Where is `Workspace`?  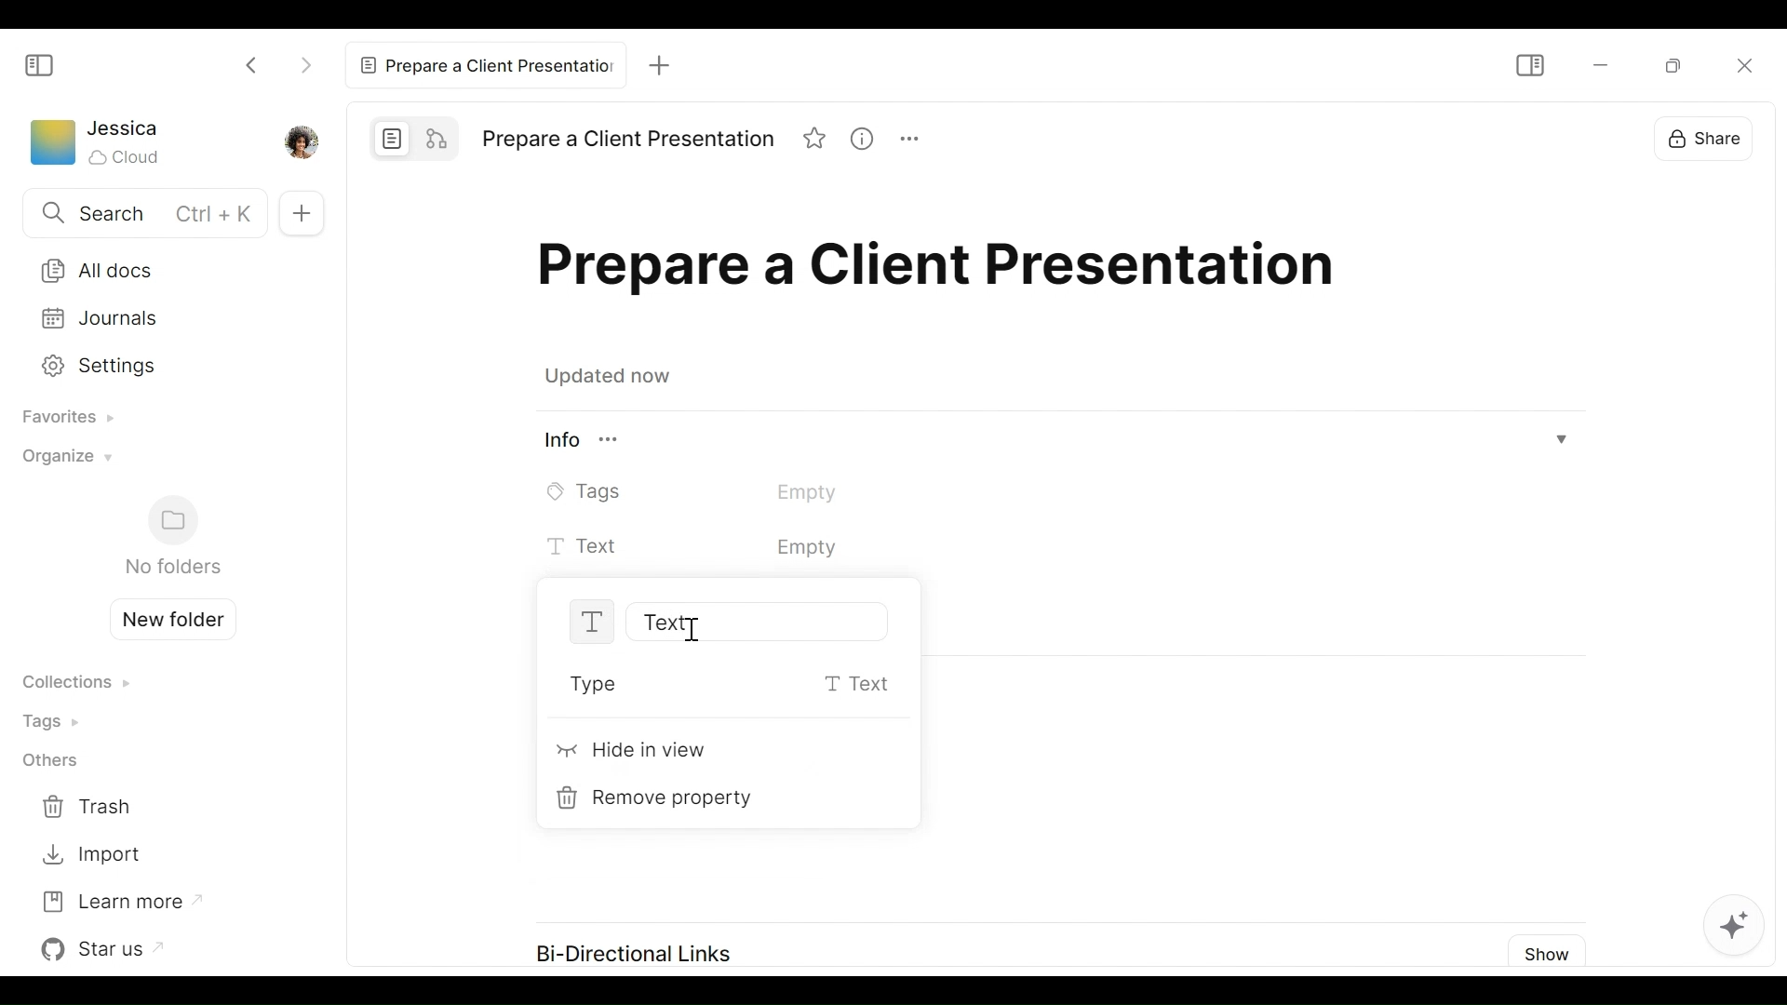 Workspace is located at coordinates (51, 146).